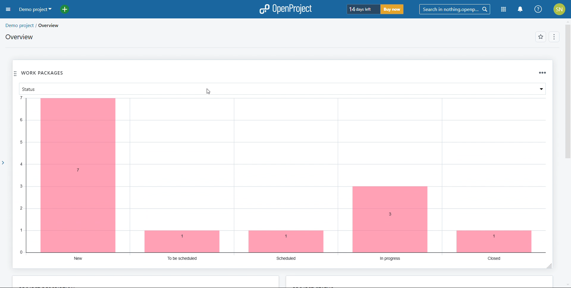 The image size is (571, 288). What do you see at coordinates (15, 74) in the screenshot?
I see `move` at bounding box center [15, 74].